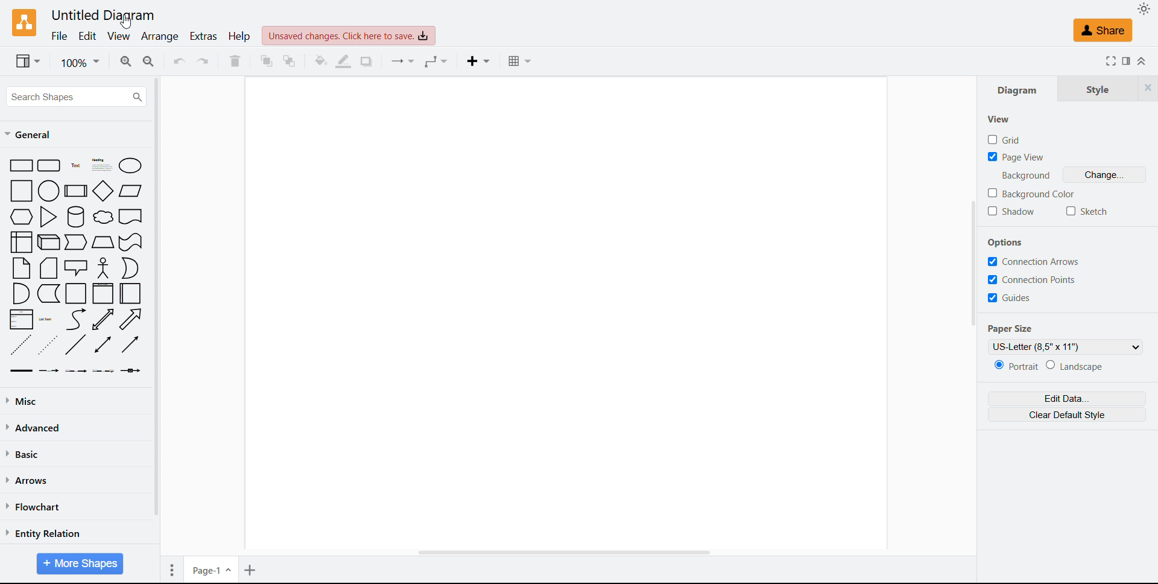 The height and width of the screenshot is (584, 1158). Describe the element at coordinates (77, 266) in the screenshot. I see `Shapes library ` at that location.